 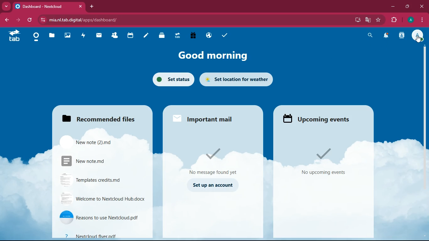 I want to click on google translate, so click(x=367, y=20).